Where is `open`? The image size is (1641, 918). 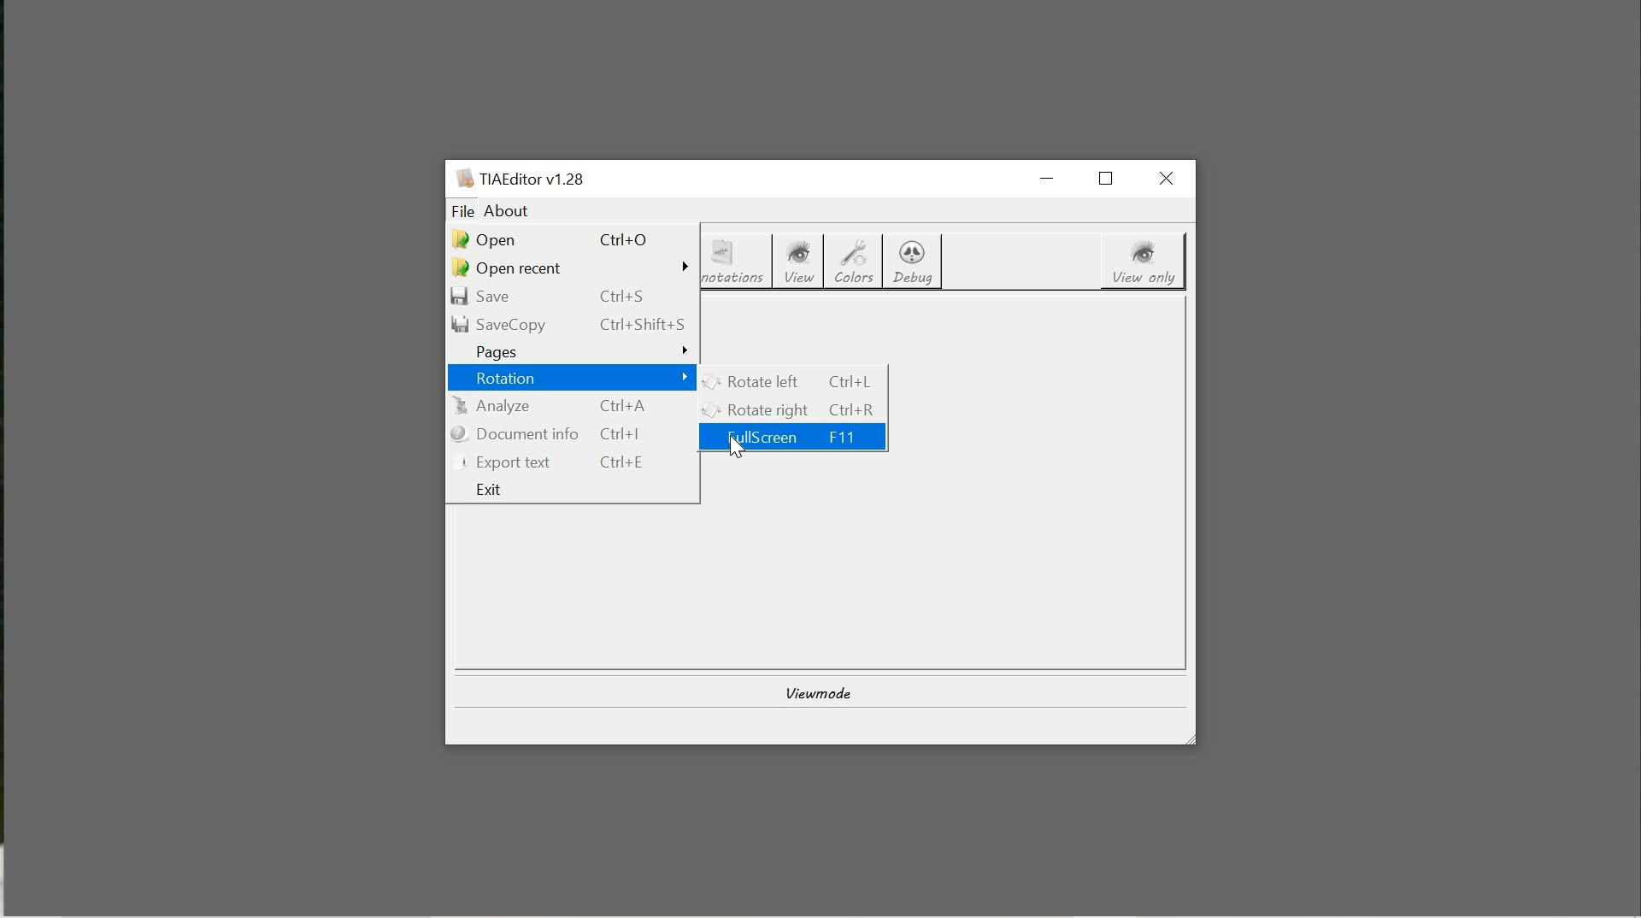
open is located at coordinates (565, 237).